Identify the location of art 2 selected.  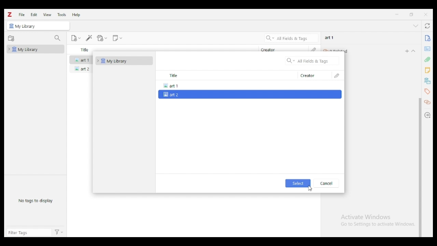
(249, 95).